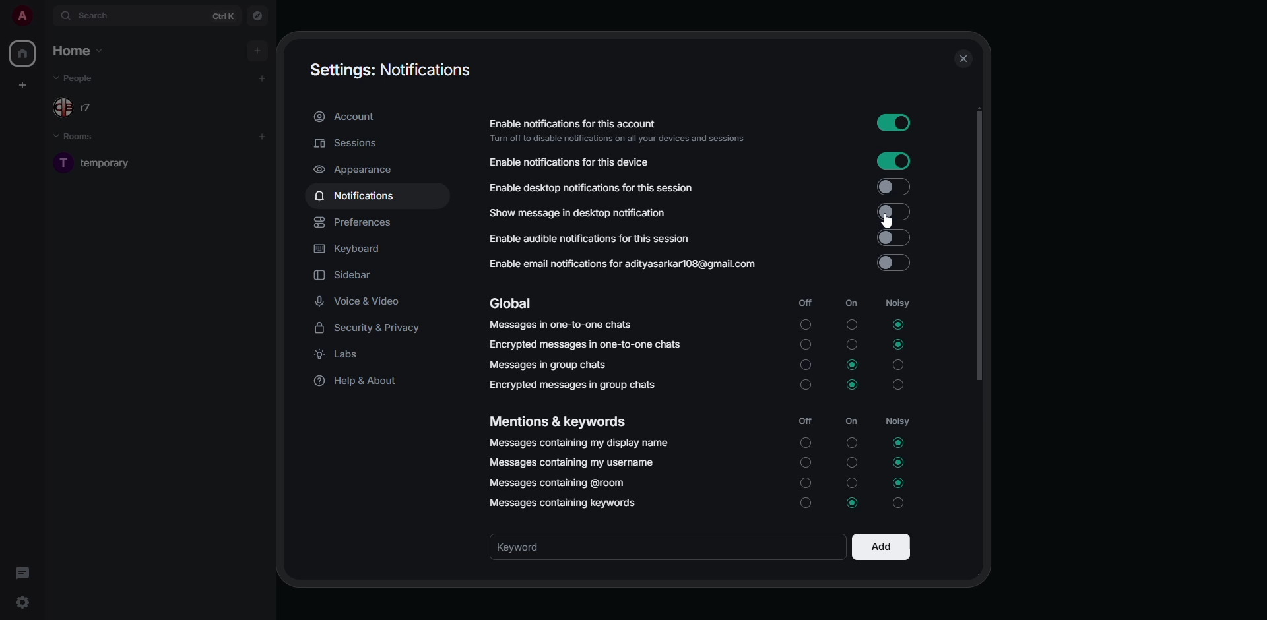 This screenshot has width=1267, height=620. I want to click on labs, so click(344, 353).